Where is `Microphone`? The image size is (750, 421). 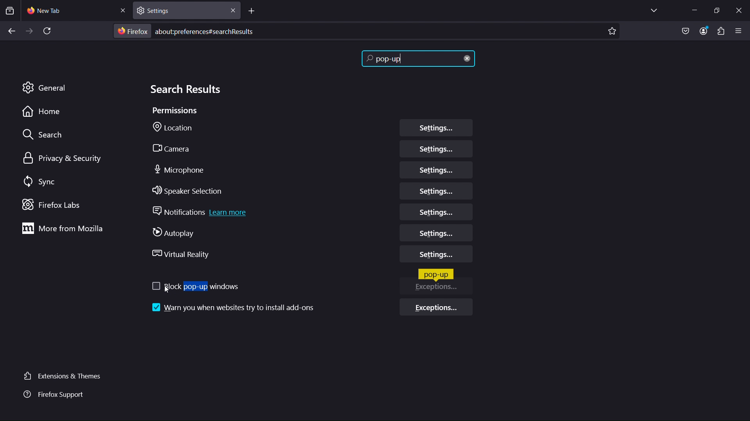
Microphone is located at coordinates (180, 170).